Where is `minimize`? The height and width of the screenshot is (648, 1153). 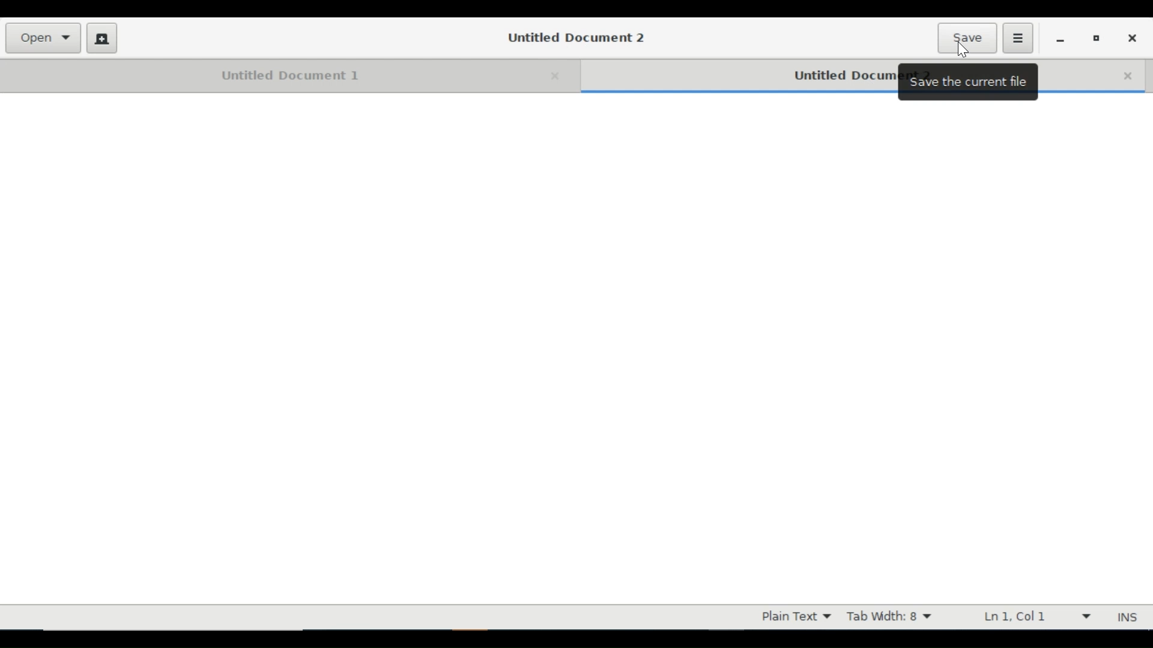
minimize is located at coordinates (1061, 40).